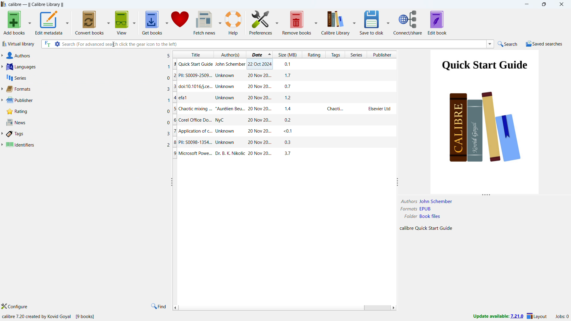 This screenshot has width=571, height=321. I want to click on sort by series, so click(357, 54).